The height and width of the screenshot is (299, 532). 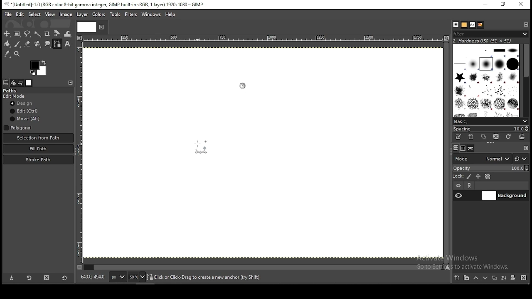 What do you see at coordinates (57, 34) in the screenshot?
I see `shear tool` at bounding box center [57, 34].